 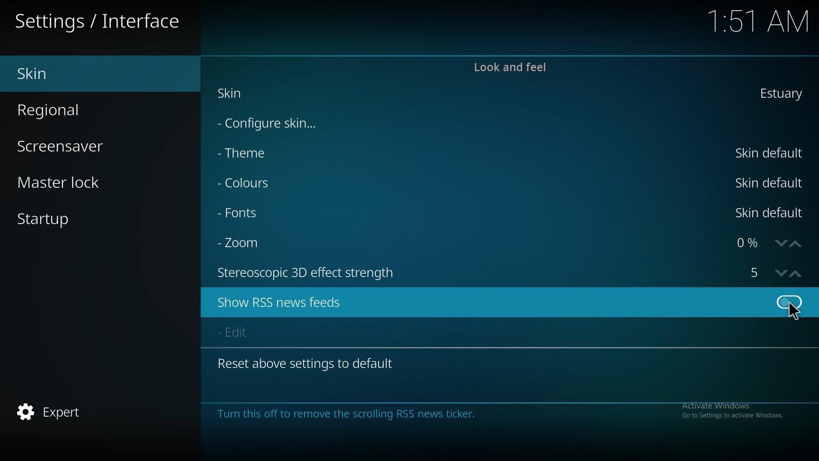 I want to click on stereoscopic 3d effect strength, so click(x=311, y=272).